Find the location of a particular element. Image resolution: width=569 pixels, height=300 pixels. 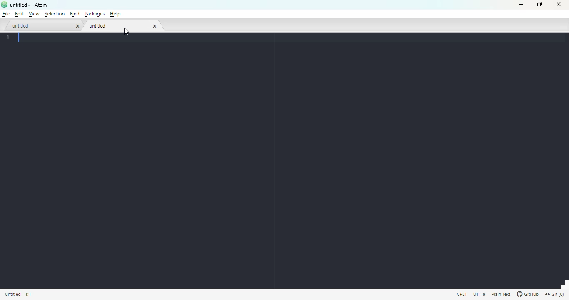

untitled — Atom is located at coordinates (26, 5).